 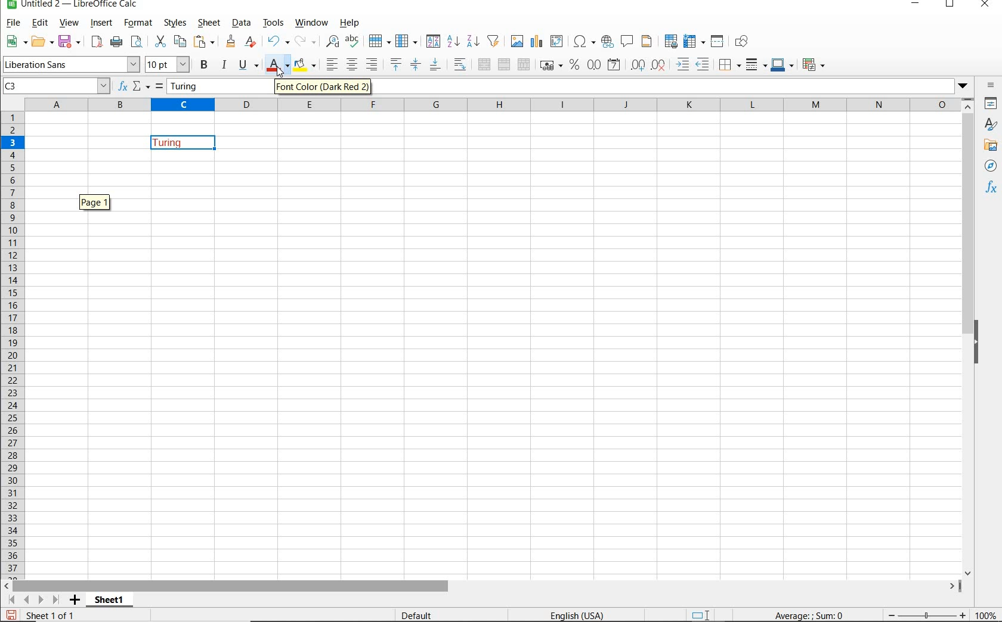 I want to click on FORMAT AS CURRENCY, so click(x=550, y=66).